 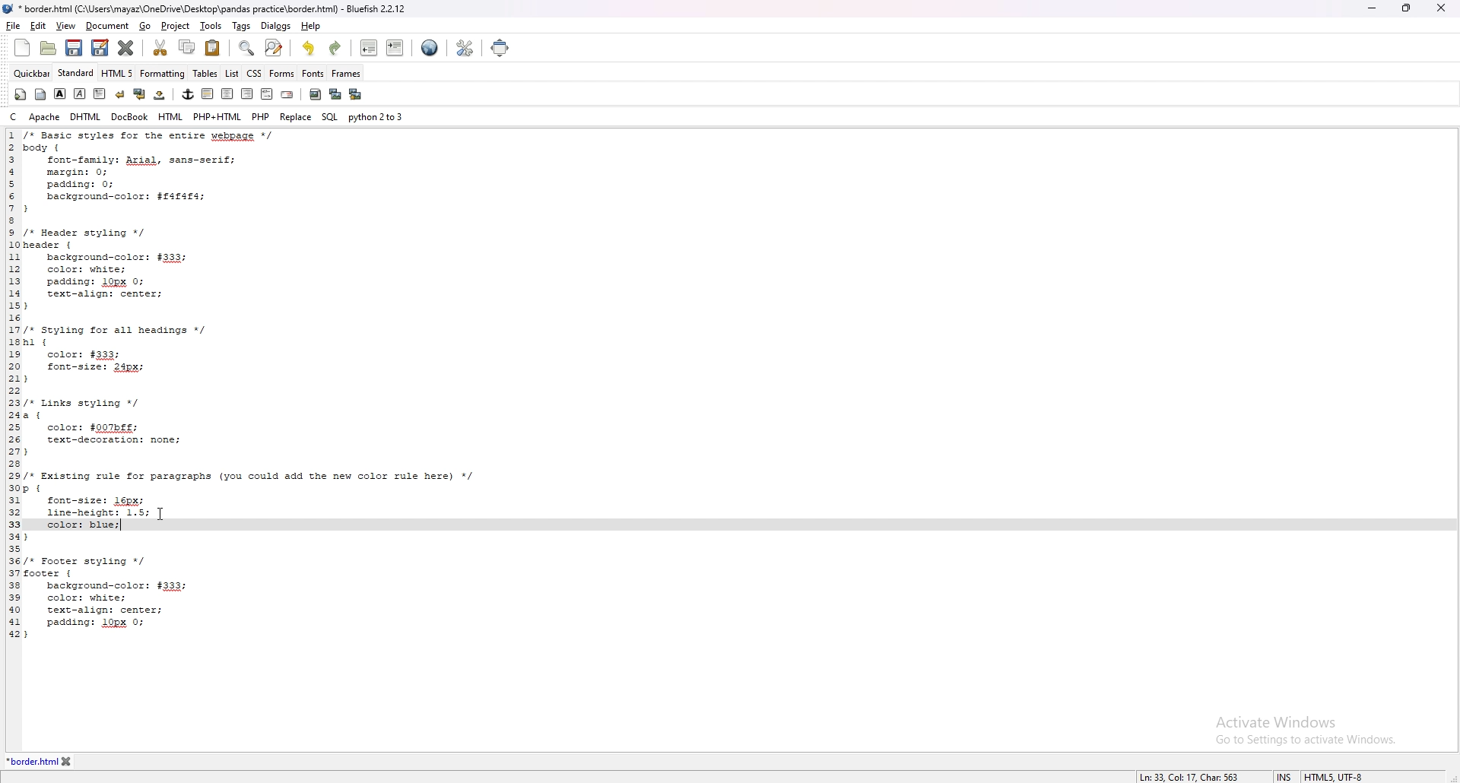 I want to click on formatting, so click(x=163, y=73).